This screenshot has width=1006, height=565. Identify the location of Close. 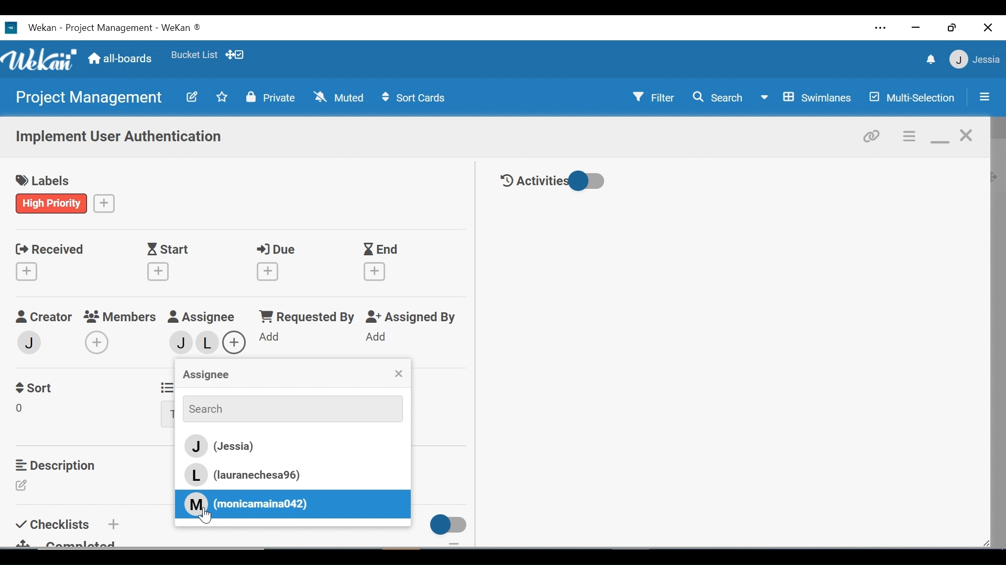
(398, 375).